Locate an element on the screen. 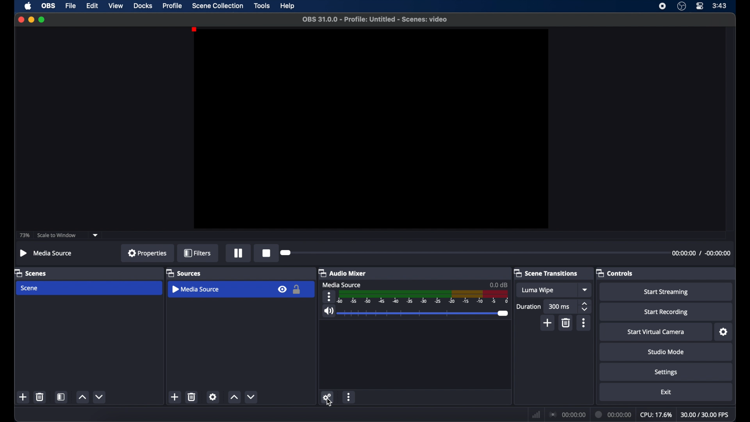 The height and width of the screenshot is (422, 750). increment is located at coordinates (82, 397).